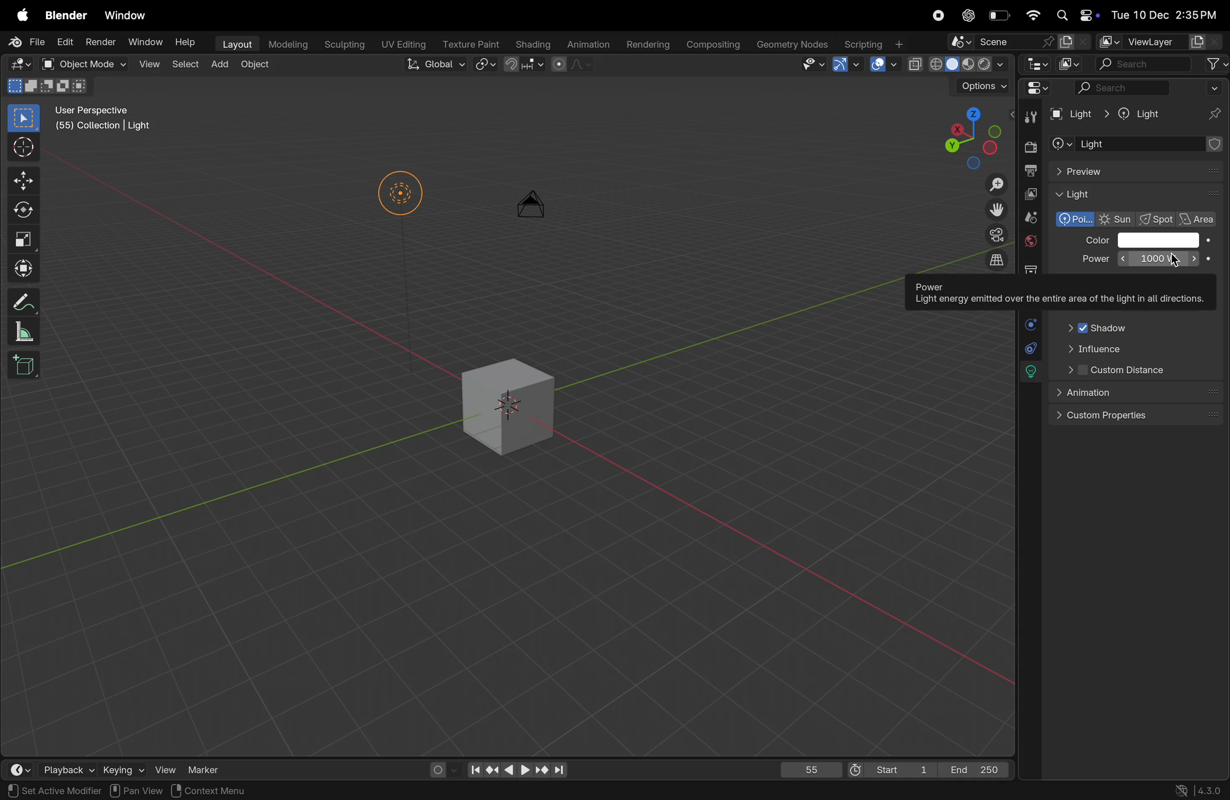  What do you see at coordinates (998, 186) in the screenshot?
I see `Zoom` at bounding box center [998, 186].